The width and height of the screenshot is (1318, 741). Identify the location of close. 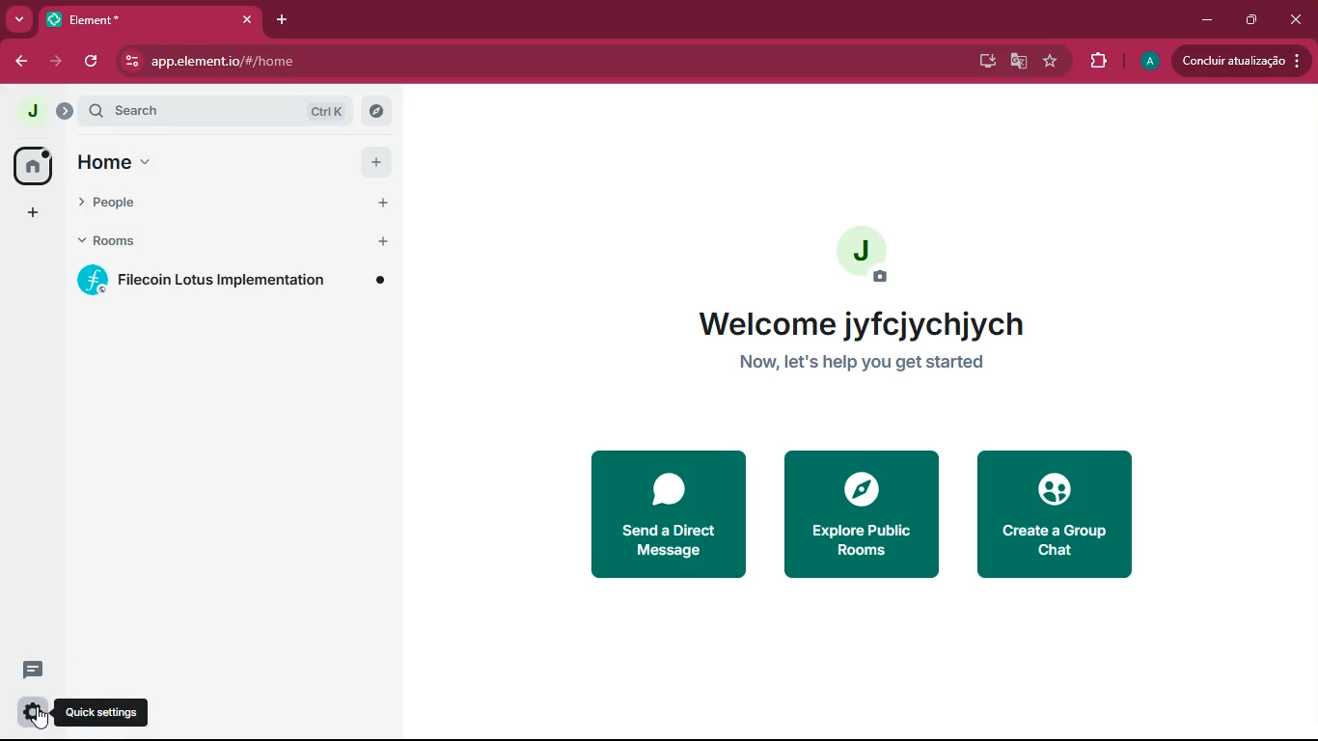
(1299, 18).